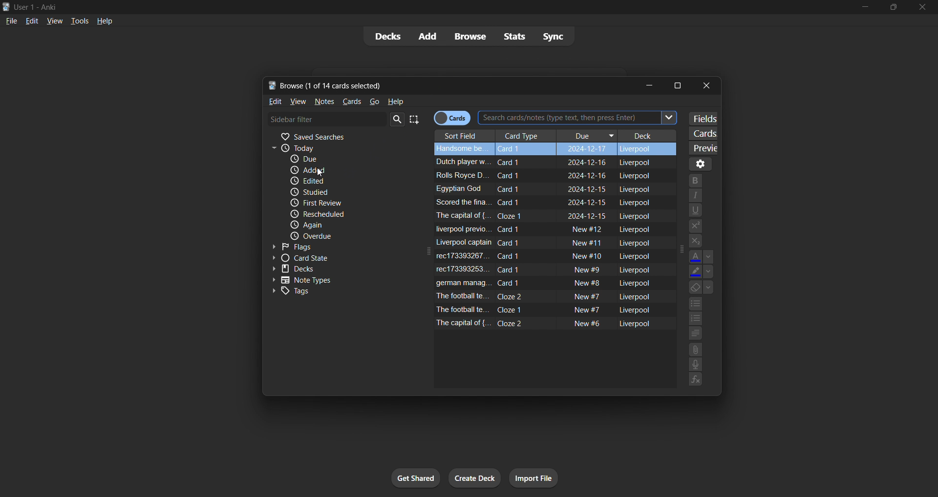 Image resolution: width=938 pixels, height=497 pixels. I want to click on The capital of {_.. Cloze 2 New #6 Liverpool, so click(541, 323).